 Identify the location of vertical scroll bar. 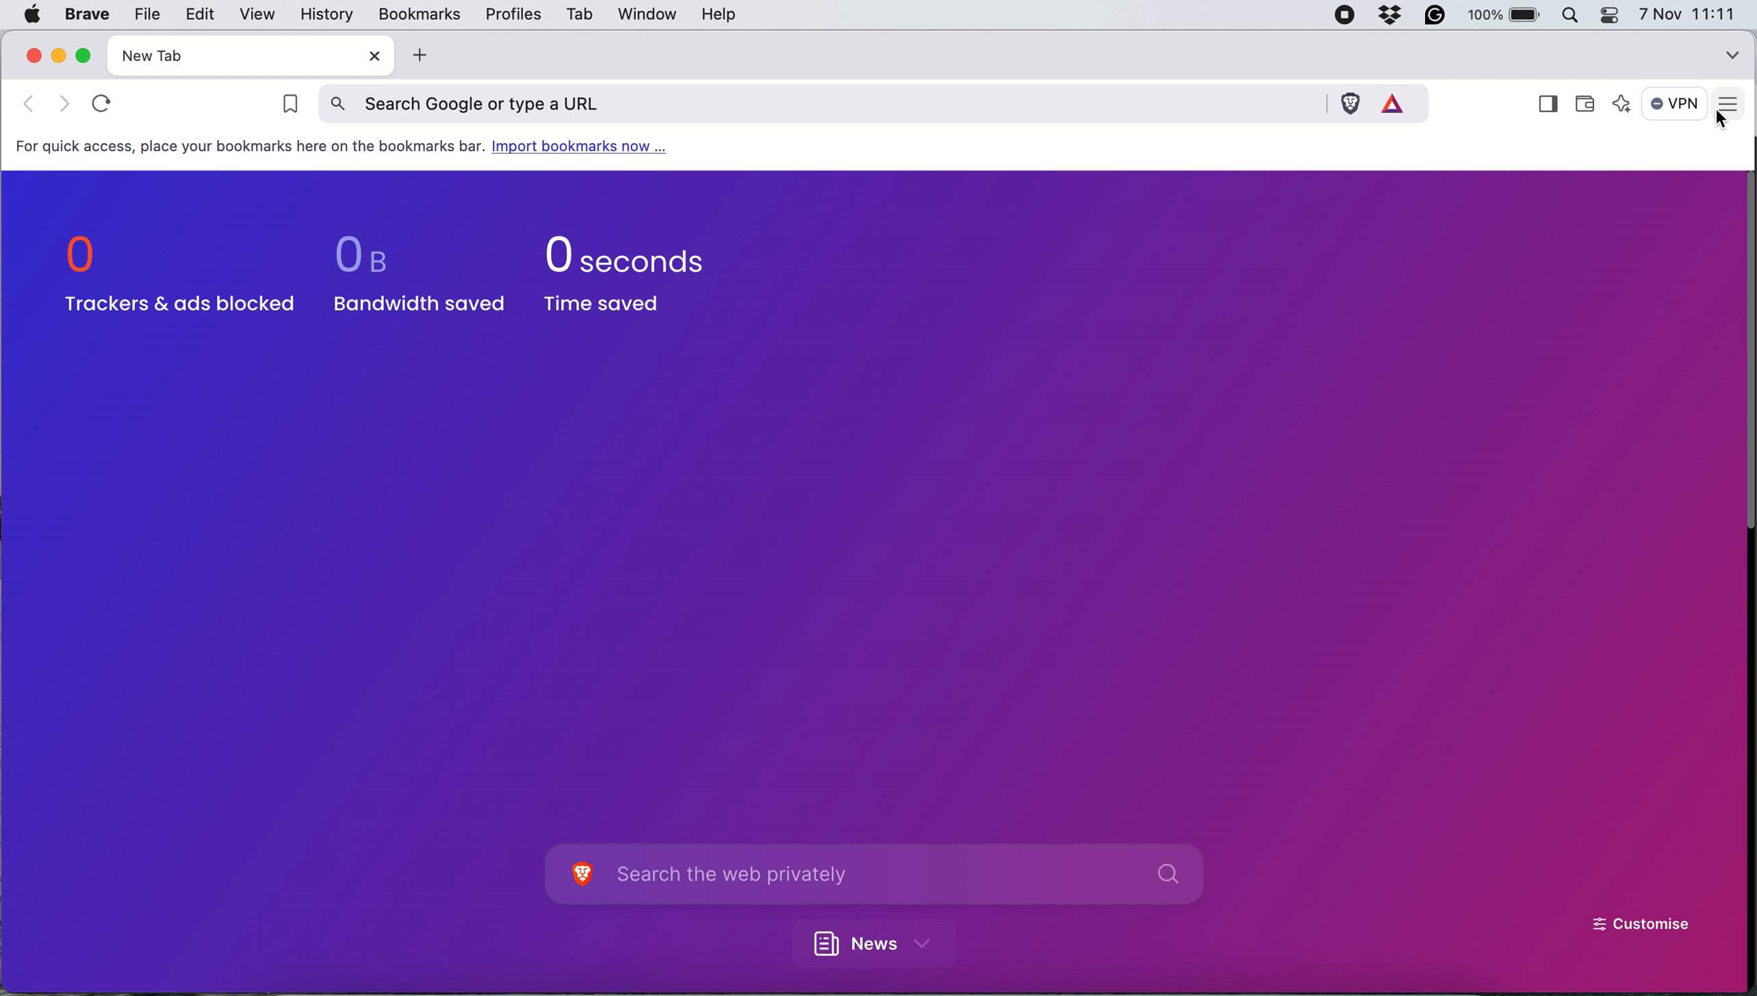
(1742, 355).